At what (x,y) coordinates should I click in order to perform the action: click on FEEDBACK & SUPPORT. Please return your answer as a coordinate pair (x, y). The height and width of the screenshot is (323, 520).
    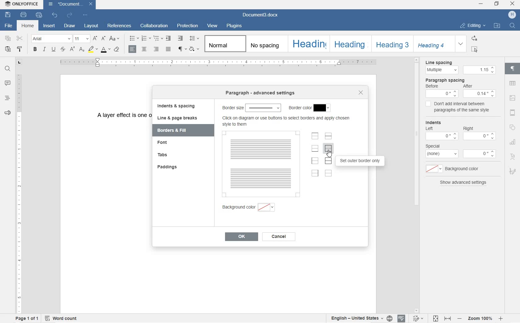
    Looking at the image, I should click on (7, 113).